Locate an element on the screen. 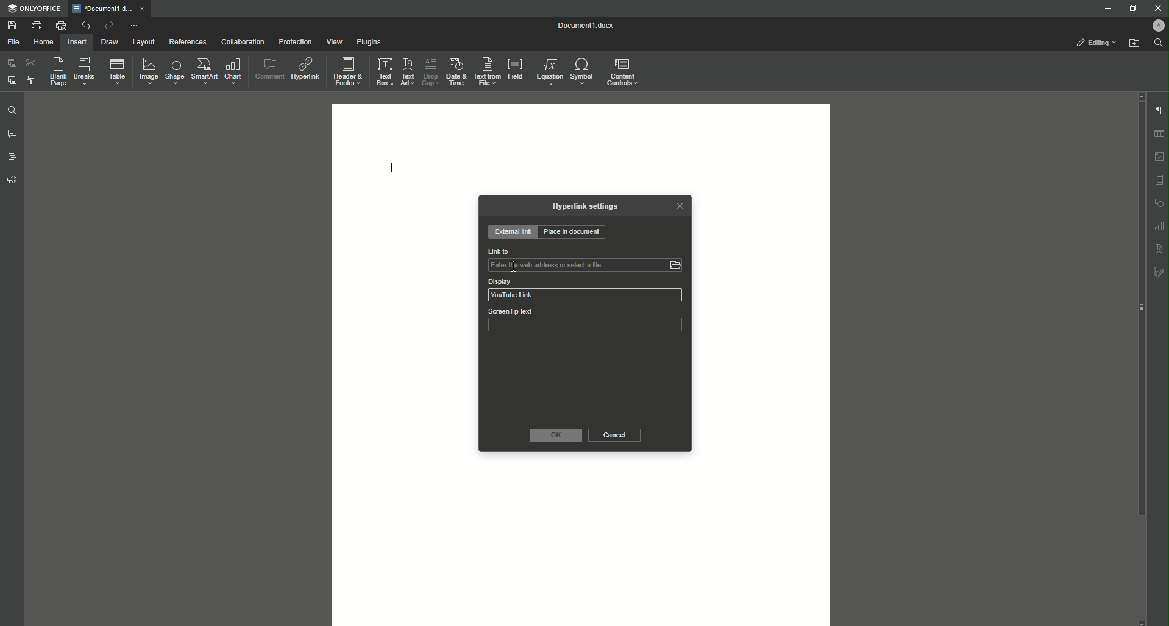 The height and width of the screenshot is (626, 1169). YouTube Link is located at coordinates (514, 295).